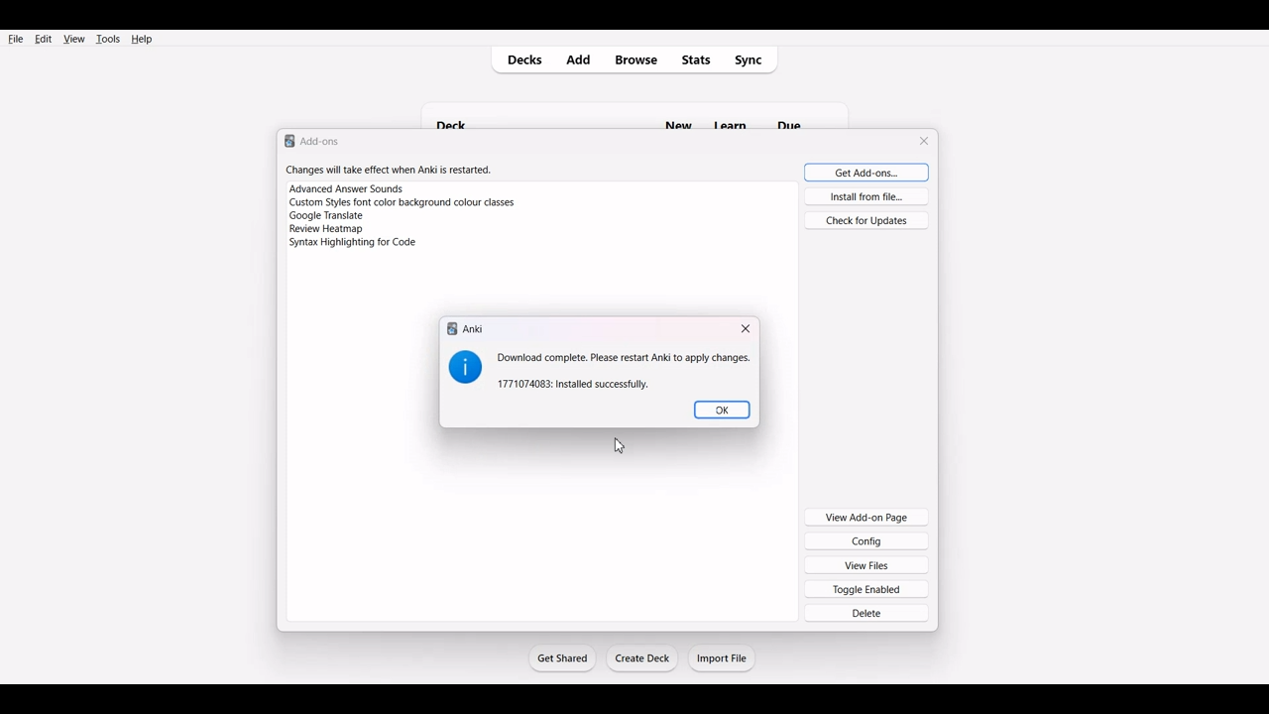  What do you see at coordinates (643, 658) in the screenshot?
I see `Create Deck` at bounding box center [643, 658].